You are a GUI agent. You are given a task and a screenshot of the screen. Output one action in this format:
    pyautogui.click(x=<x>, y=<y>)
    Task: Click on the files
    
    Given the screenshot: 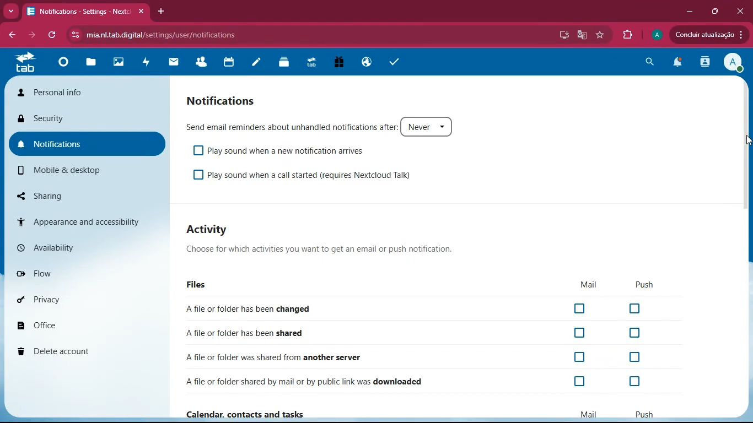 What is the action you would take?
    pyautogui.click(x=94, y=63)
    